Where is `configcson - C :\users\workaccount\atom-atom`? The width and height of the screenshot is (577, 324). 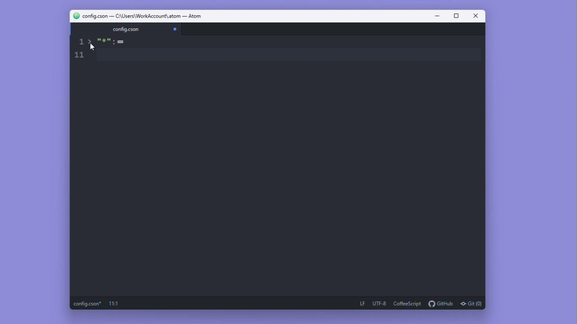
configcson - C :\users\workaccount\atom-atom is located at coordinates (147, 17).